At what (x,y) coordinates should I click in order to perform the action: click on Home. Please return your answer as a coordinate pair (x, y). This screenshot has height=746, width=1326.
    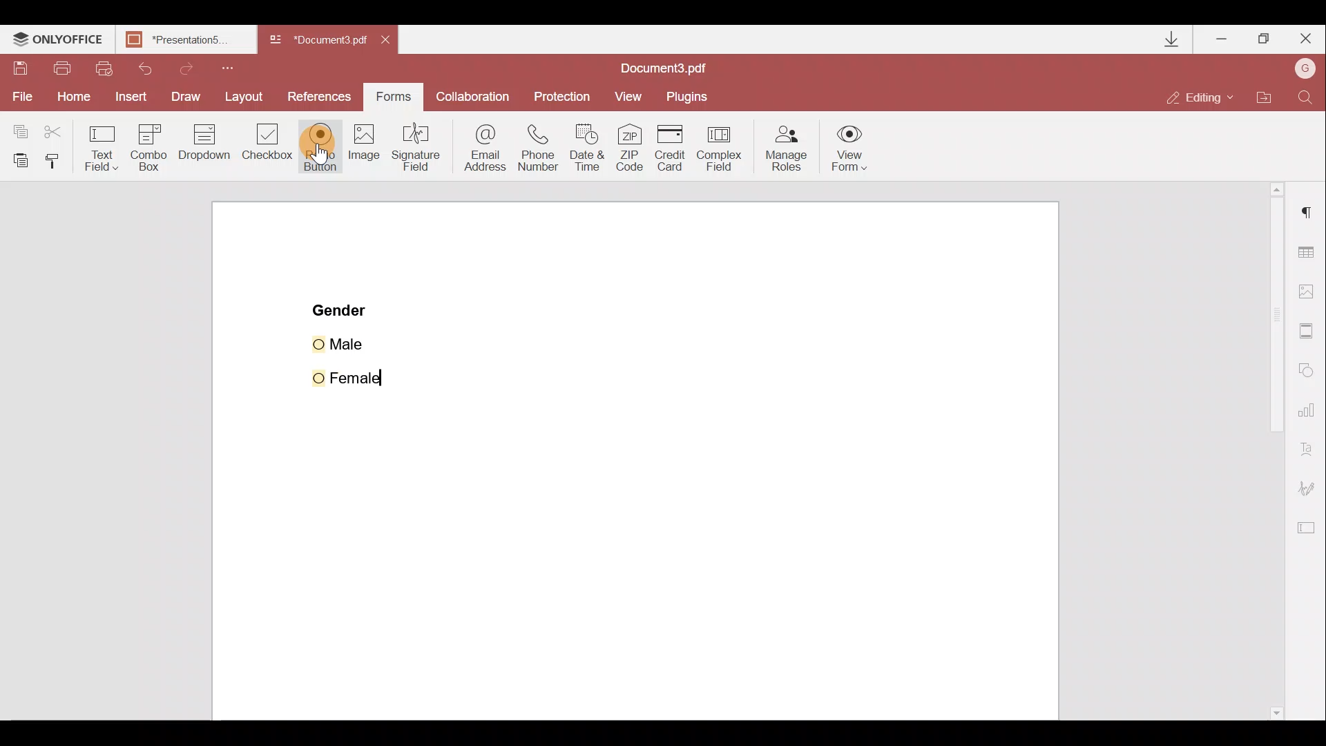
    Looking at the image, I should click on (70, 99).